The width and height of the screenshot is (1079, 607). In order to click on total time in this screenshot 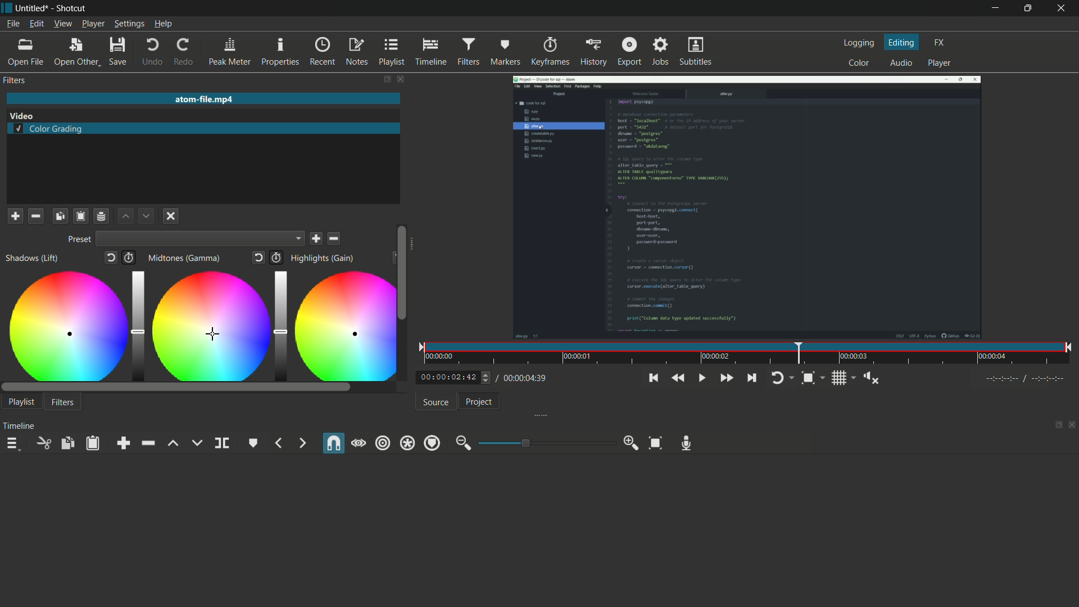, I will do `click(522, 378)`.